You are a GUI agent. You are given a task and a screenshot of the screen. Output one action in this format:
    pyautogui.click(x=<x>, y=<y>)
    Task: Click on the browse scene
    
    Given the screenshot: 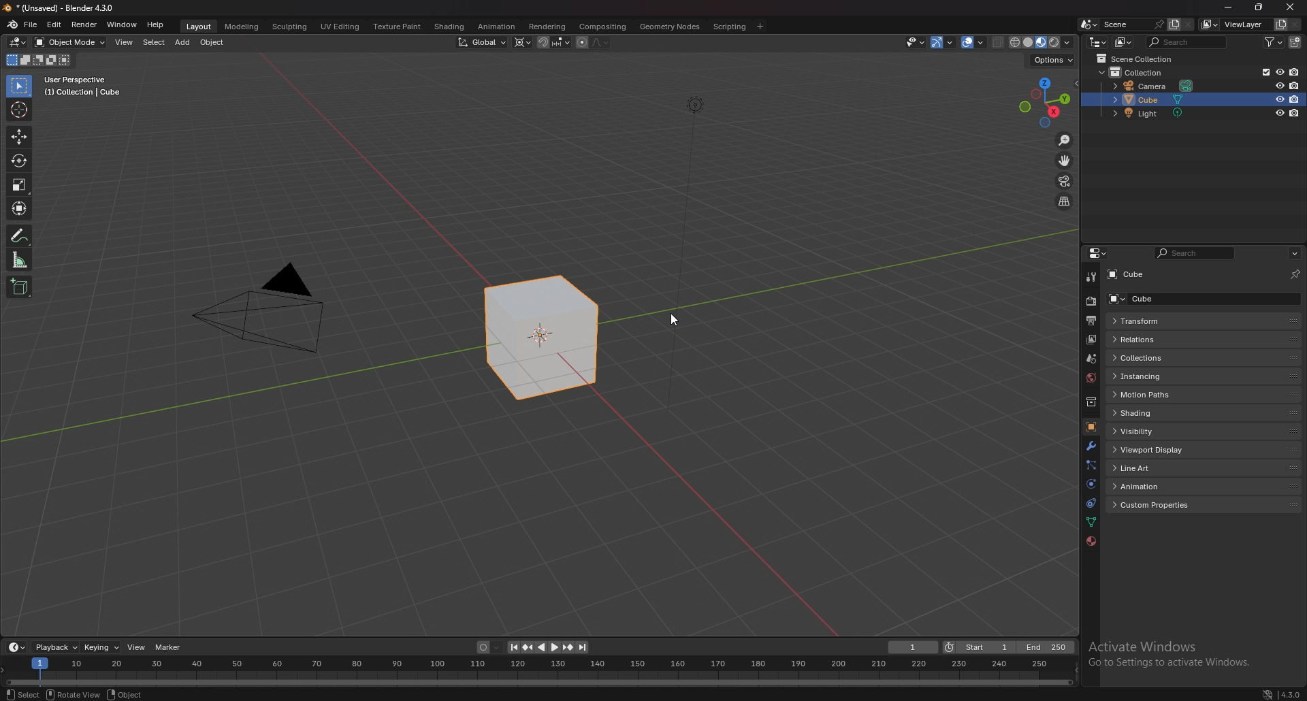 What is the action you would take?
    pyautogui.click(x=1089, y=25)
    